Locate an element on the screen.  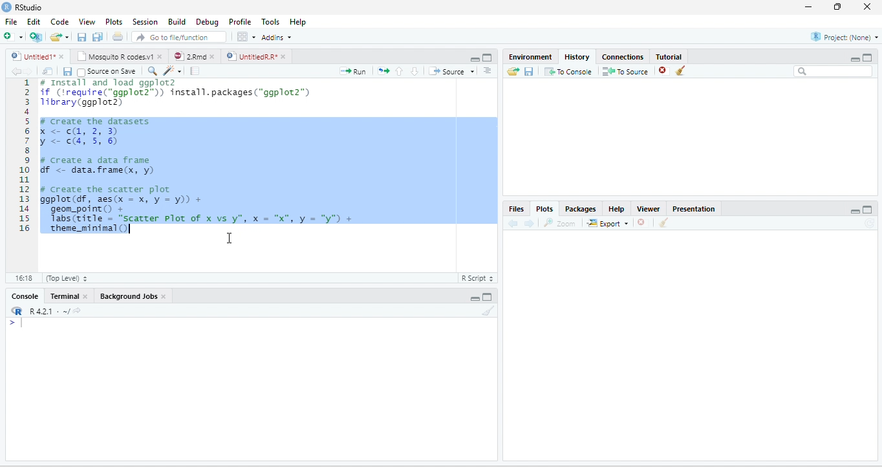
Show document outline is located at coordinates (488, 70).